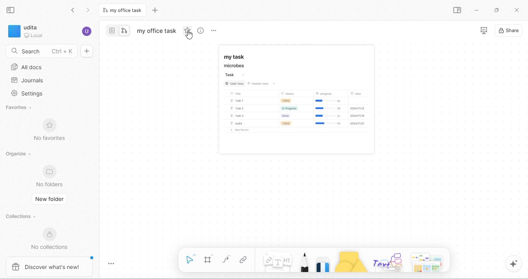 This screenshot has height=279, width=528. I want to click on search, so click(41, 51).